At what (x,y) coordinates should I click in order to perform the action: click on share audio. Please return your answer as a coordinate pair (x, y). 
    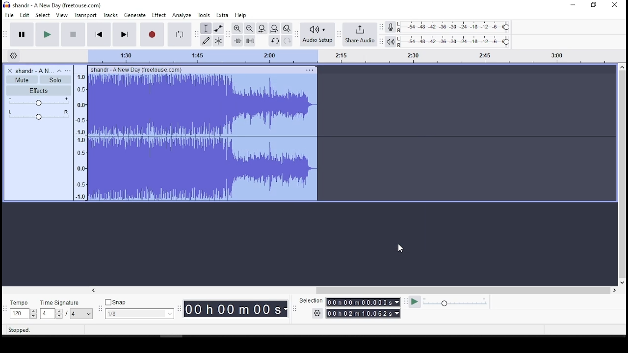
    Looking at the image, I should click on (360, 35).